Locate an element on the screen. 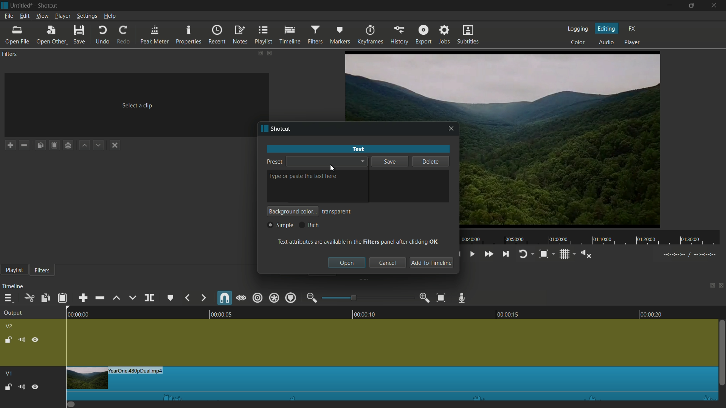 The image size is (726, 408). change layout is located at coordinates (260, 53).